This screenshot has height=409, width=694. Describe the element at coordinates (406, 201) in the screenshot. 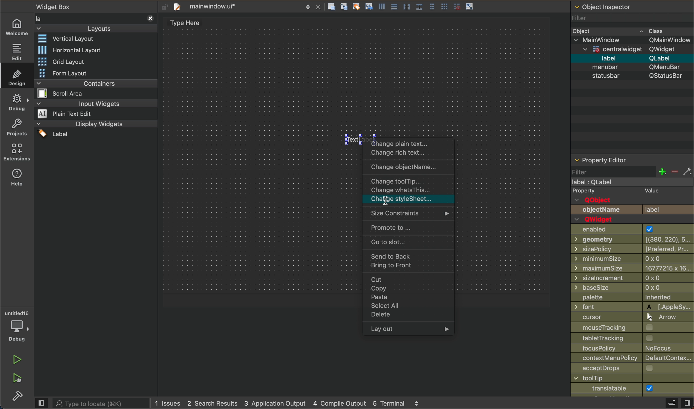

I see `stylesheet` at that location.